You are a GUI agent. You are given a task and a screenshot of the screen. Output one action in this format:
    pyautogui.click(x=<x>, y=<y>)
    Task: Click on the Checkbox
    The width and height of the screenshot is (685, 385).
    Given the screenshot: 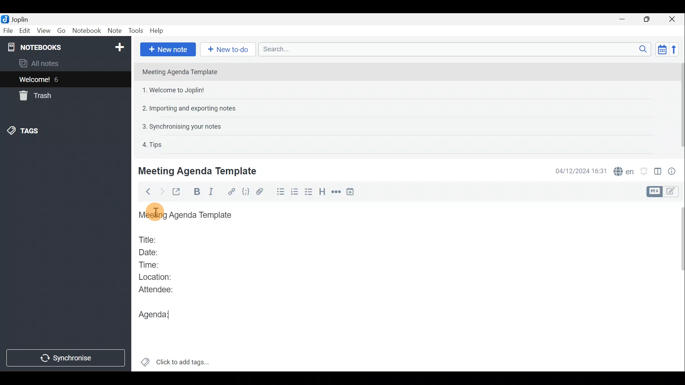 What is the action you would take?
    pyautogui.click(x=308, y=192)
    